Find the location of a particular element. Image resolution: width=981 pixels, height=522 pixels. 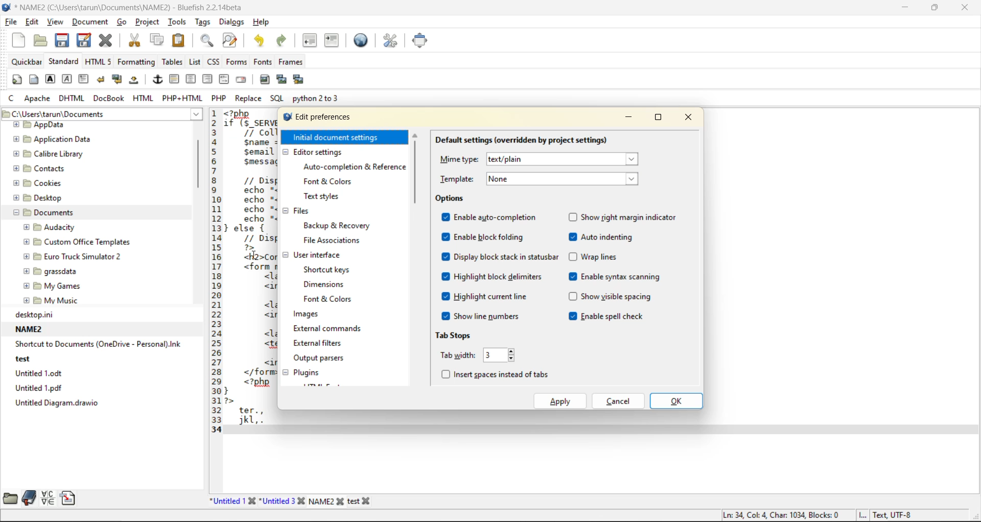

My Music is located at coordinates (53, 300).